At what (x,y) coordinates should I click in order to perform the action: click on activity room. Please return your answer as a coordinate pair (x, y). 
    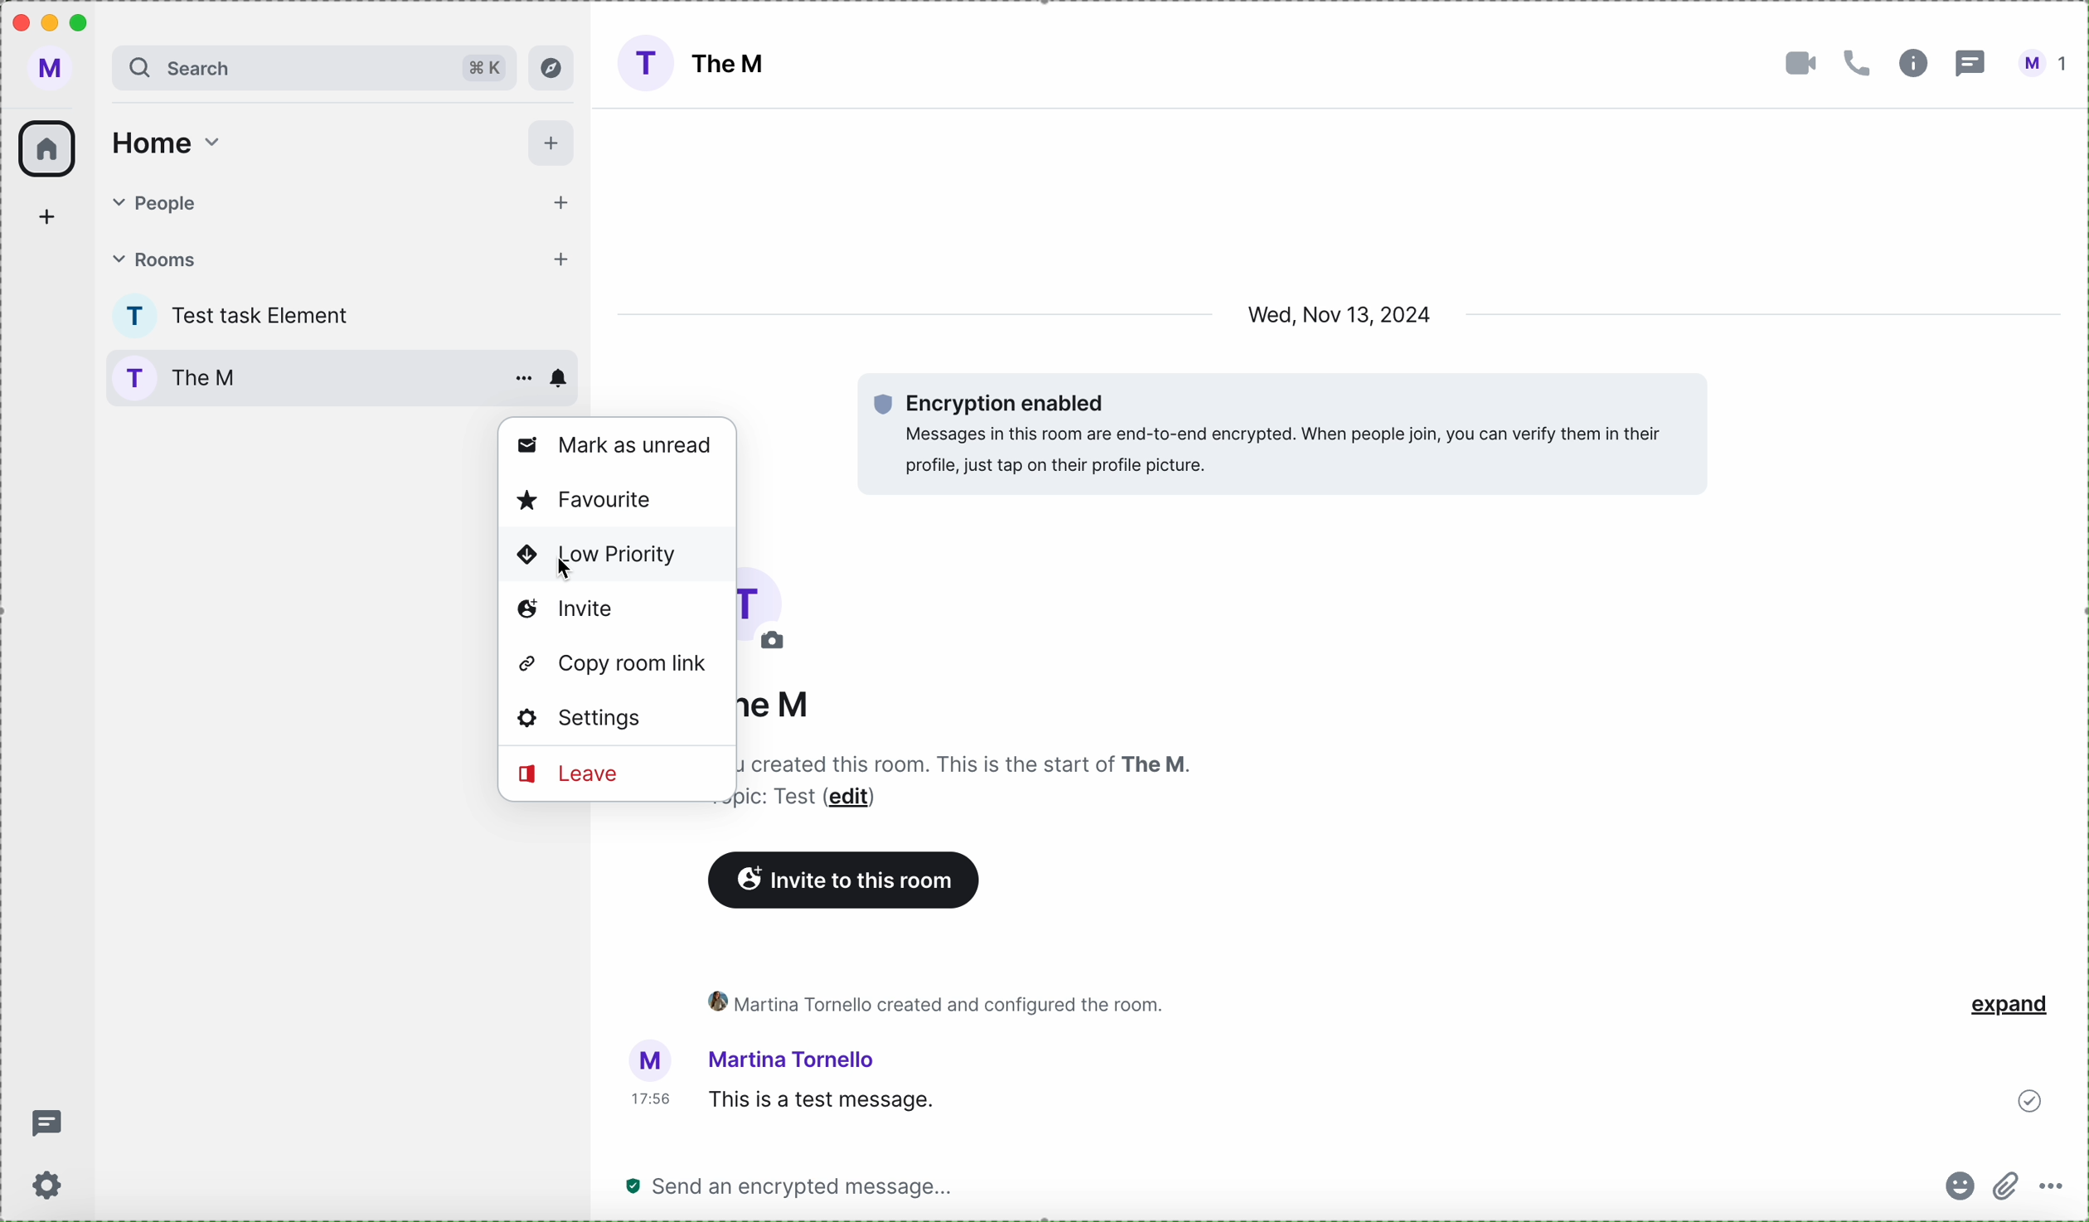
    Looking at the image, I should click on (935, 999).